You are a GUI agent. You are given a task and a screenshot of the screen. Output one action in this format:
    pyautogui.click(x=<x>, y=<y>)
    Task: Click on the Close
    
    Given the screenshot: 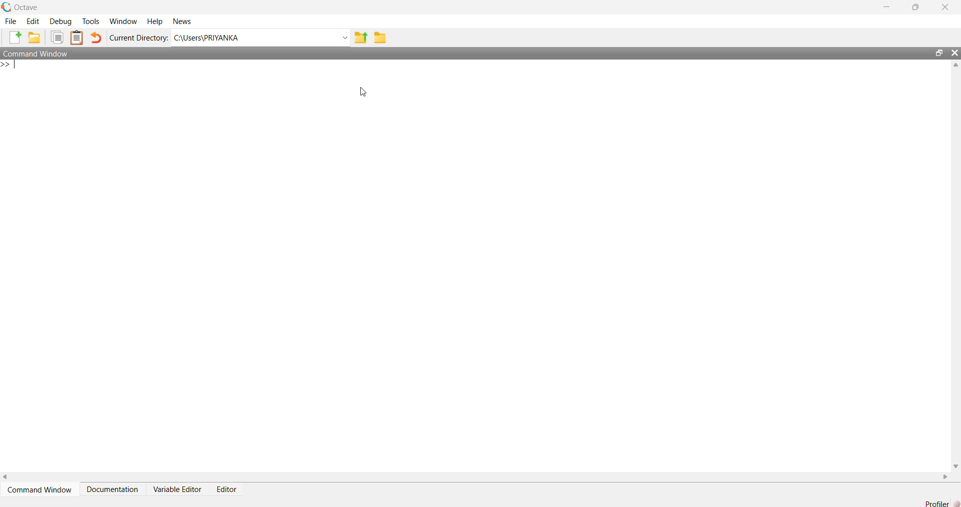 What is the action you would take?
    pyautogui.click(x=954, y=54)
    